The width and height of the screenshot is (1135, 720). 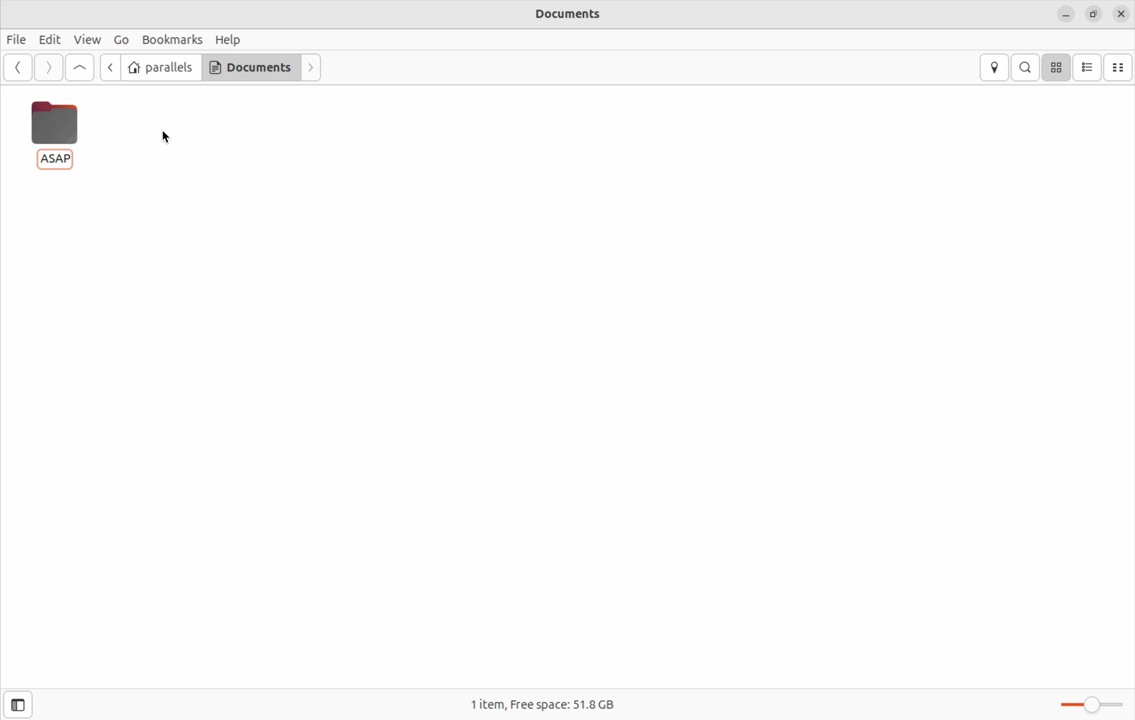 What do you see at coordinates (1066, 15) in the screenshot?
I see `minimize` at bounding box center [1066, 15].